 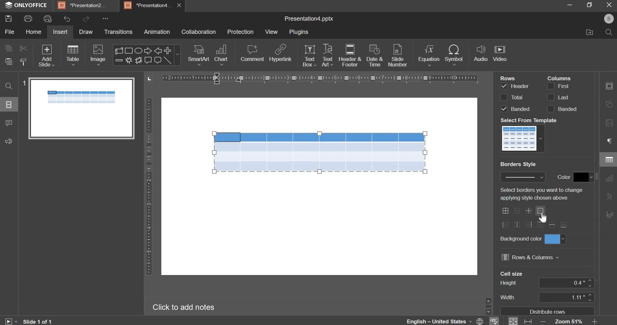 I want to click on set docment language, so click(x=480, y=320).